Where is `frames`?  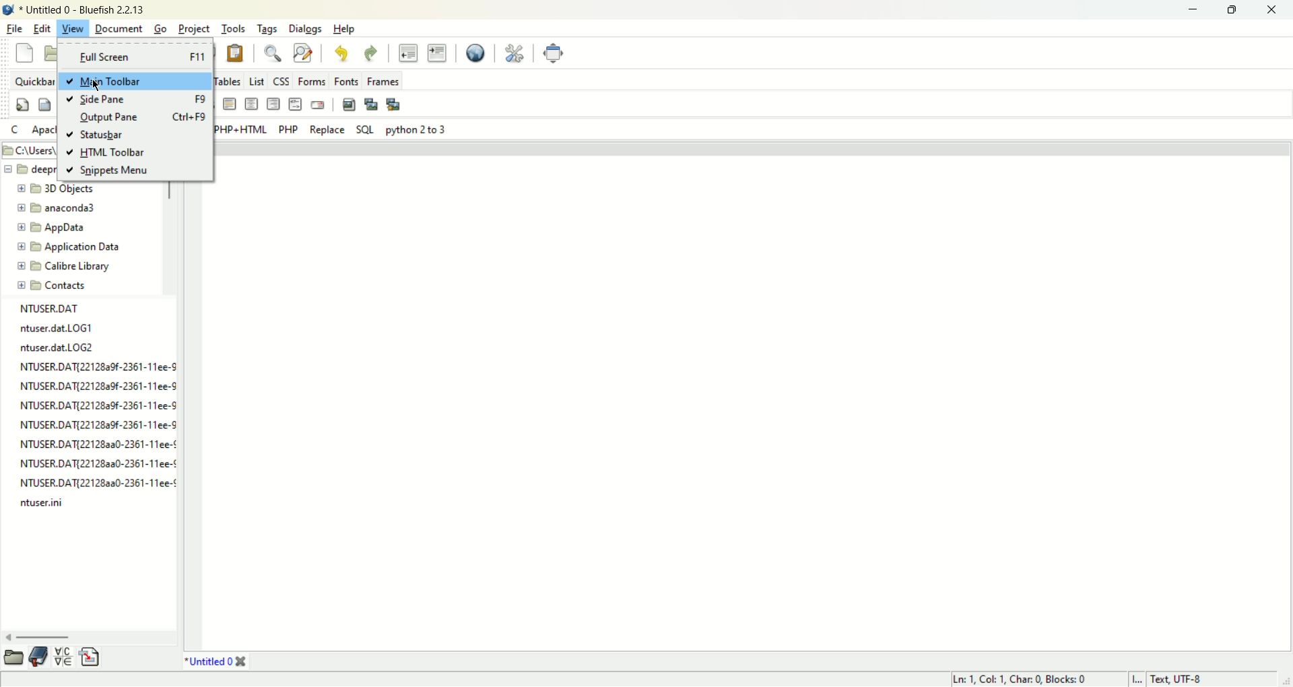
frames is located at coordinates (383, 81).